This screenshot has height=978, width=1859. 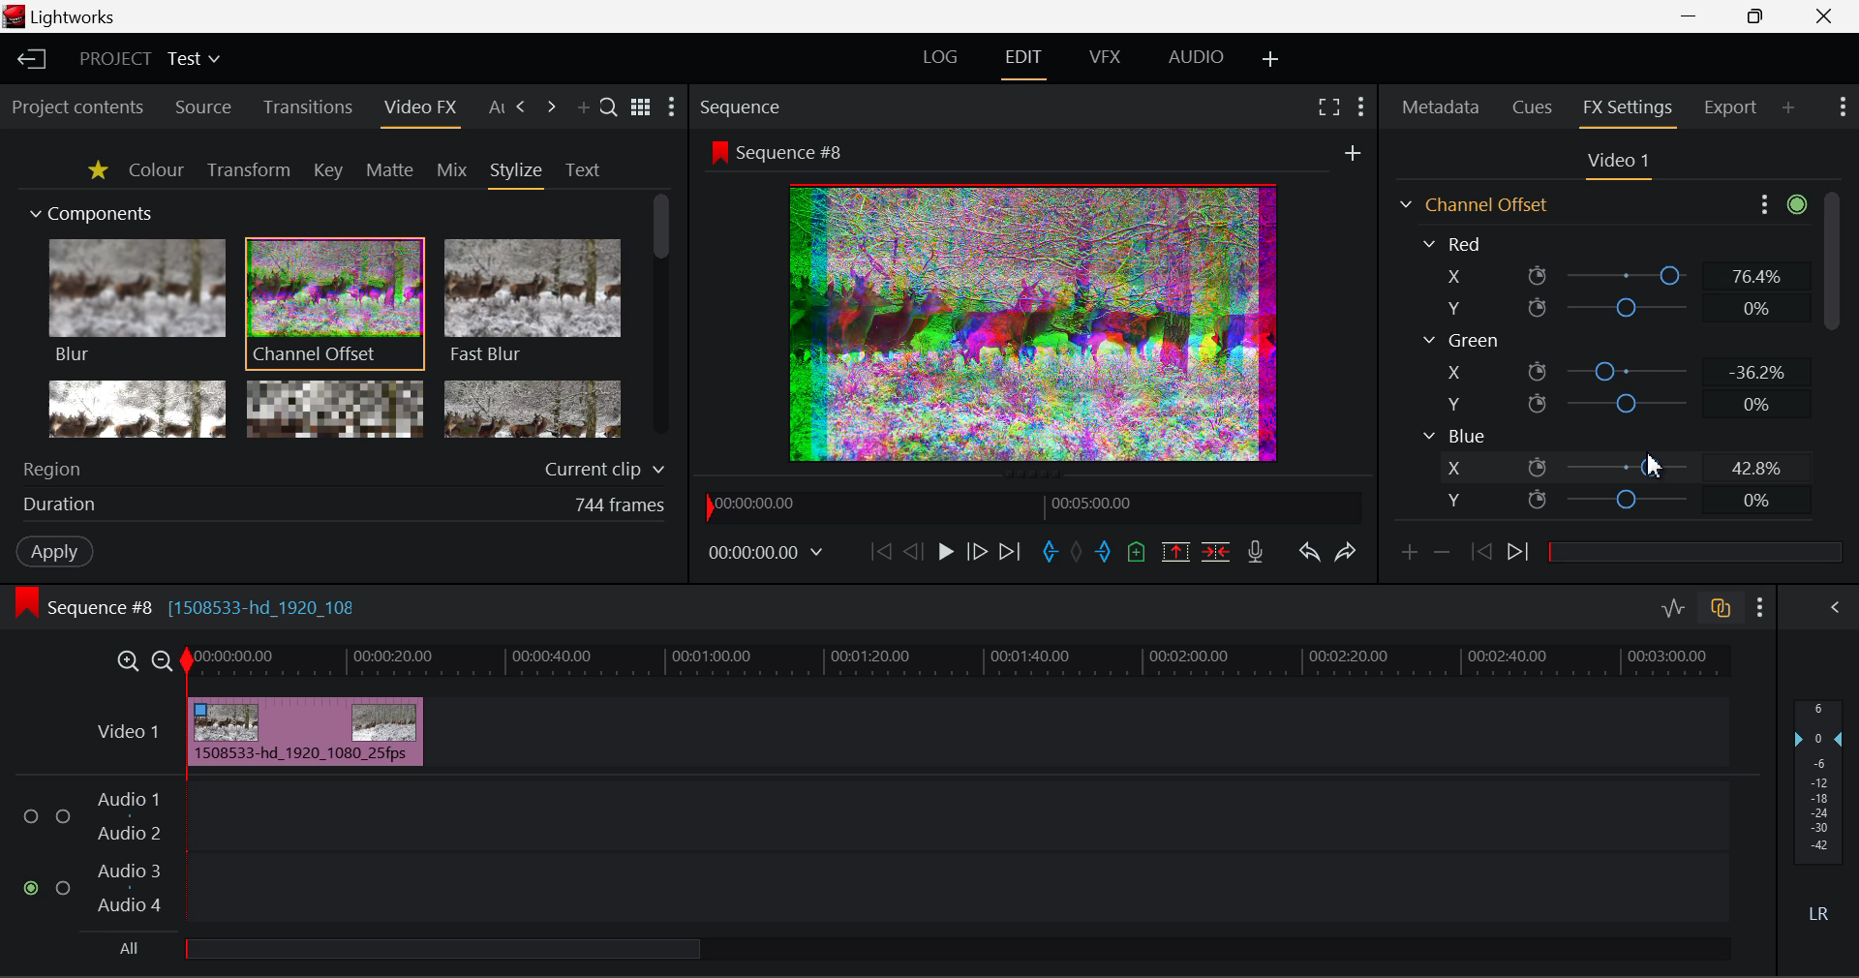 What do you see at coordinates (1823, 17) in the screenshot?
I see `Close` at bounding box center [1823, 17].